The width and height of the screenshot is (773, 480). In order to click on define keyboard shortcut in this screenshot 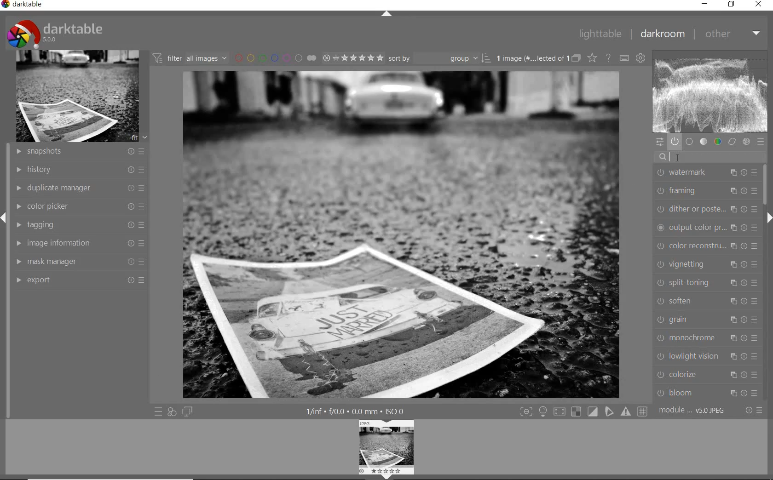, I will do `click(624, 57)`.